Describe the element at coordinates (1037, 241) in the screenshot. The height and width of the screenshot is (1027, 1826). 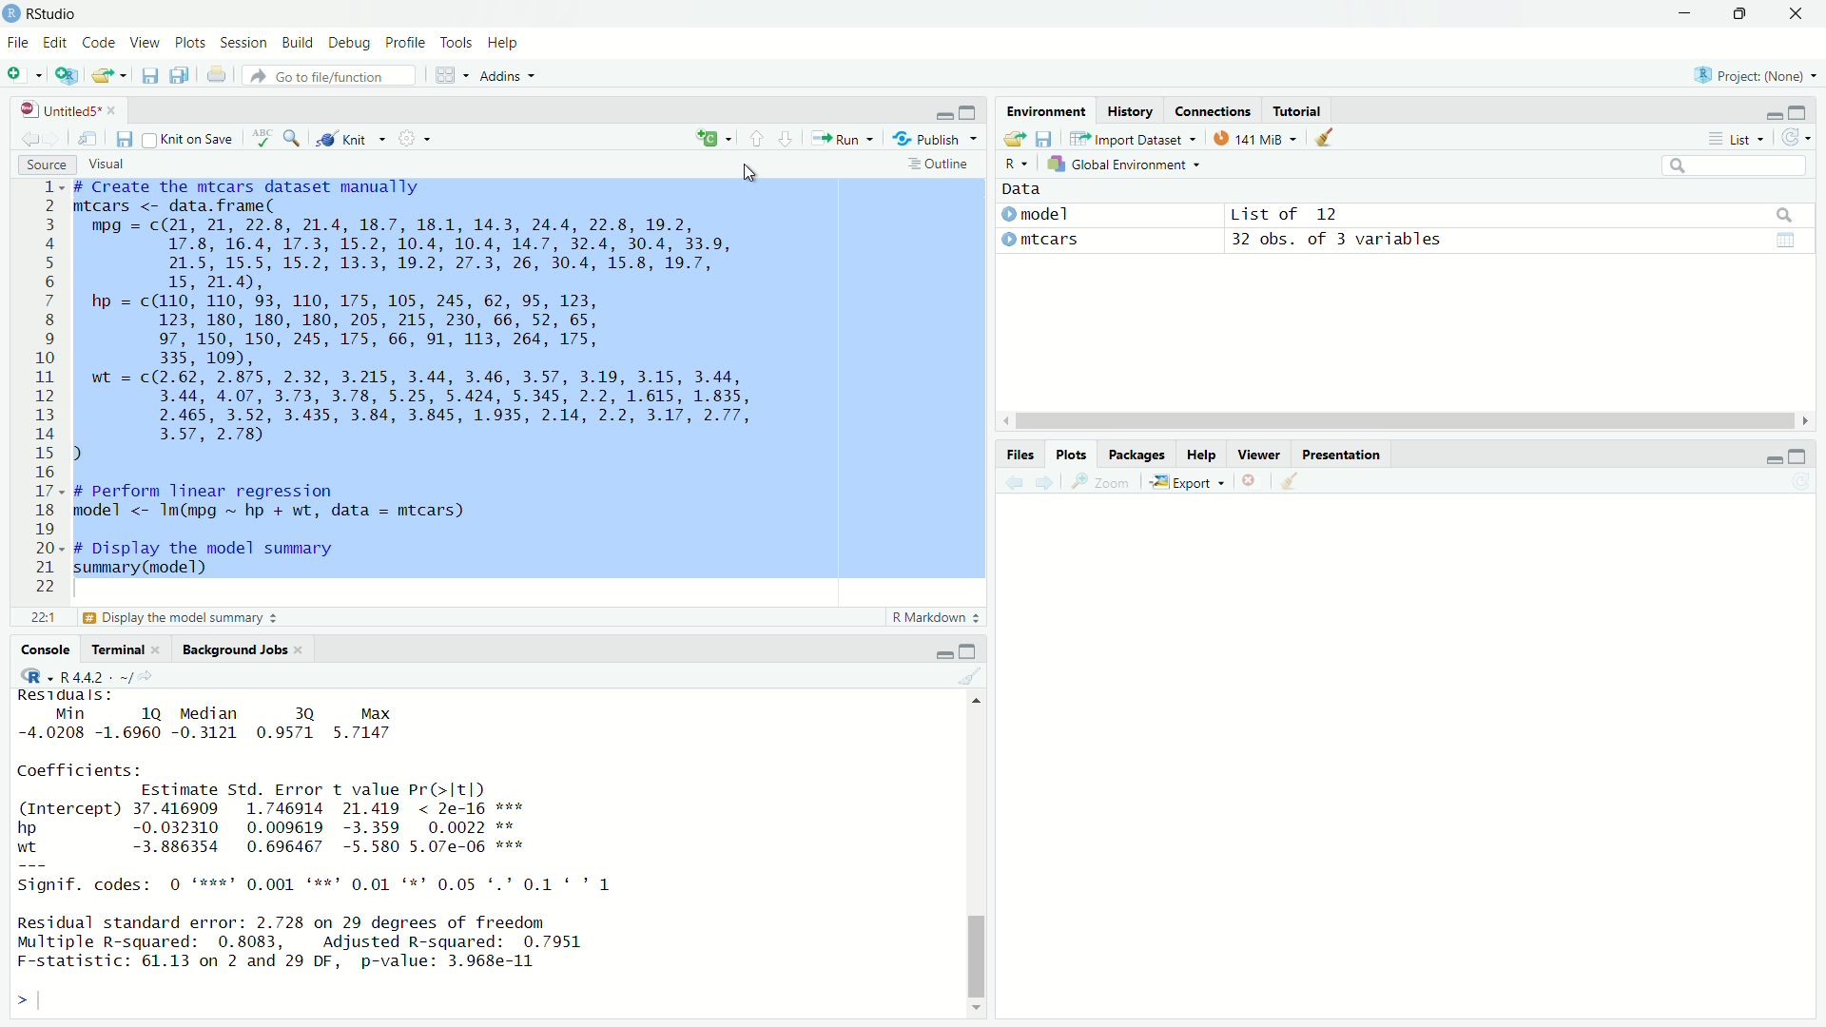
I see `mtcars` at that location.